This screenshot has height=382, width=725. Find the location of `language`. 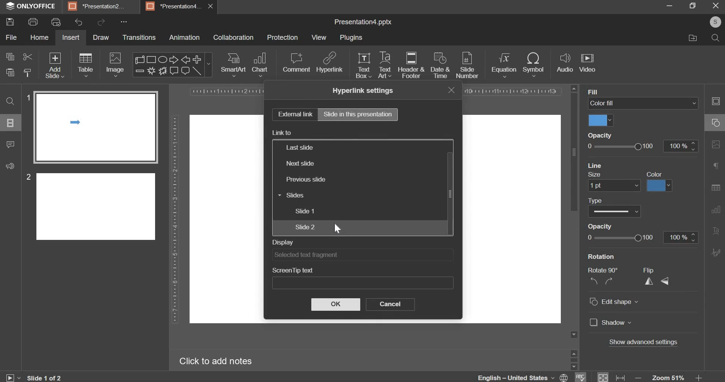

language is located at coordinates (523, 376).